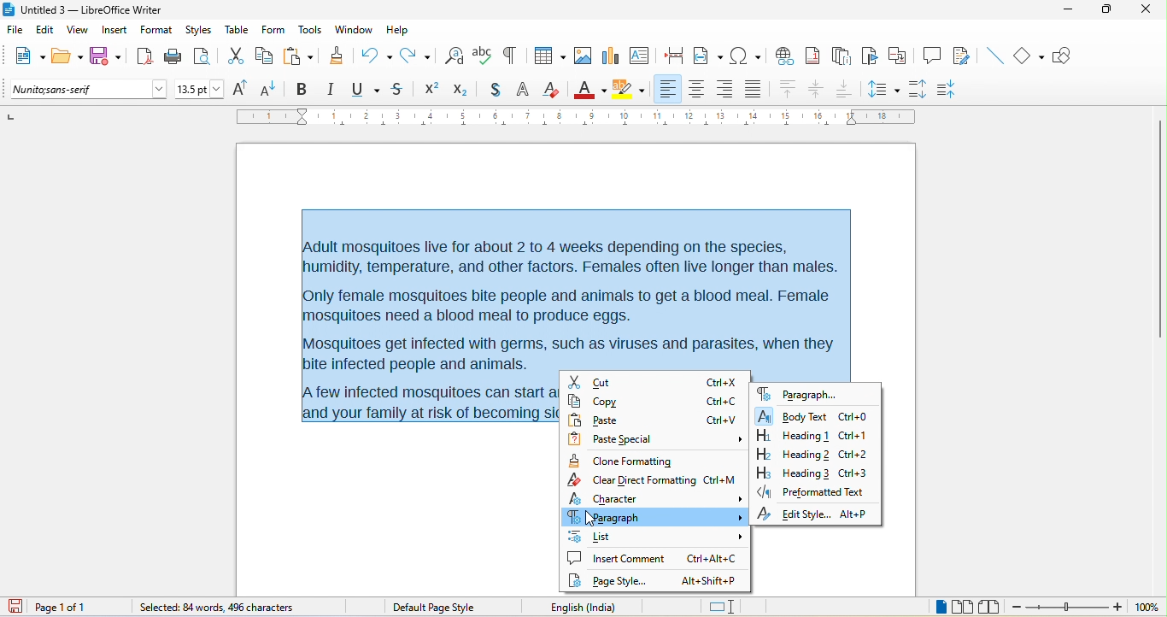 The width and height of the screenshot is (1167, 617). What do you see at coordinates (842, 56) in the screenshot?
I see `endnote` at bounding box center [842, 56].